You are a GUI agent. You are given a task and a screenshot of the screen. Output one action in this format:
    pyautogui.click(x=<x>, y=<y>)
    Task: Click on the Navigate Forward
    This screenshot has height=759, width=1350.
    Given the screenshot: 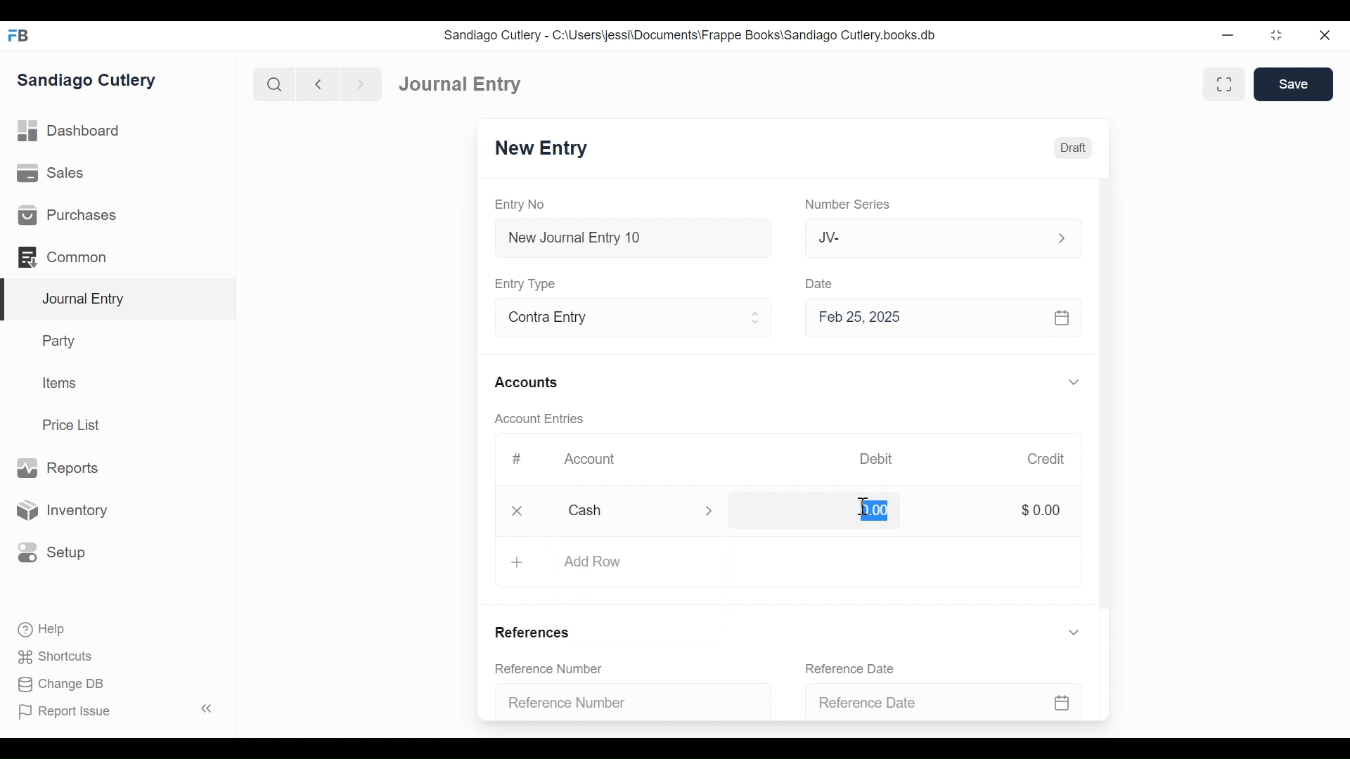 What is the action you would take?
    pyautogui.click(x=361, y=83)
    